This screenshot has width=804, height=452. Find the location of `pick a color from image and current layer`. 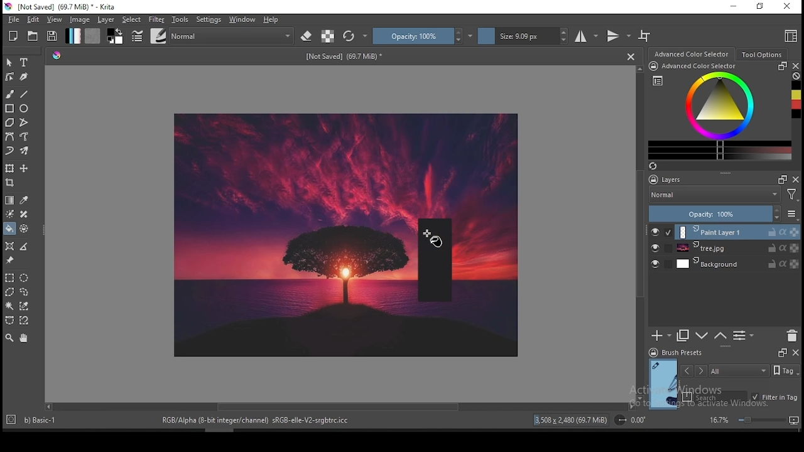

pick a color from image and current layer is located at coordinates (24, 200).